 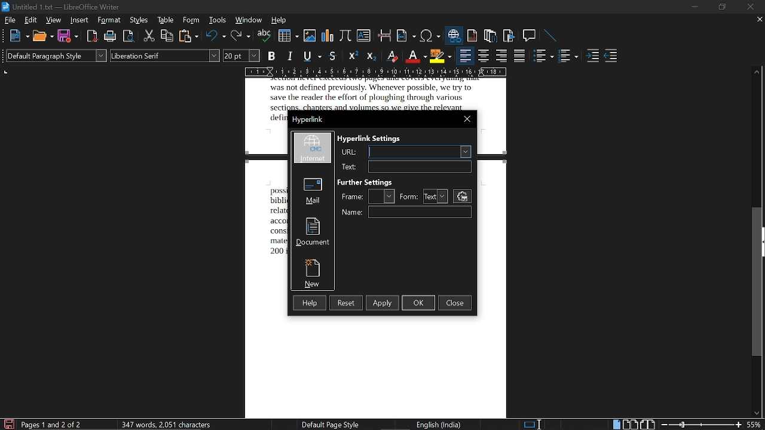 What do you see at coordinates (757, 414) in the screenshot?
I see `move down` at bounding box center [757, 414].